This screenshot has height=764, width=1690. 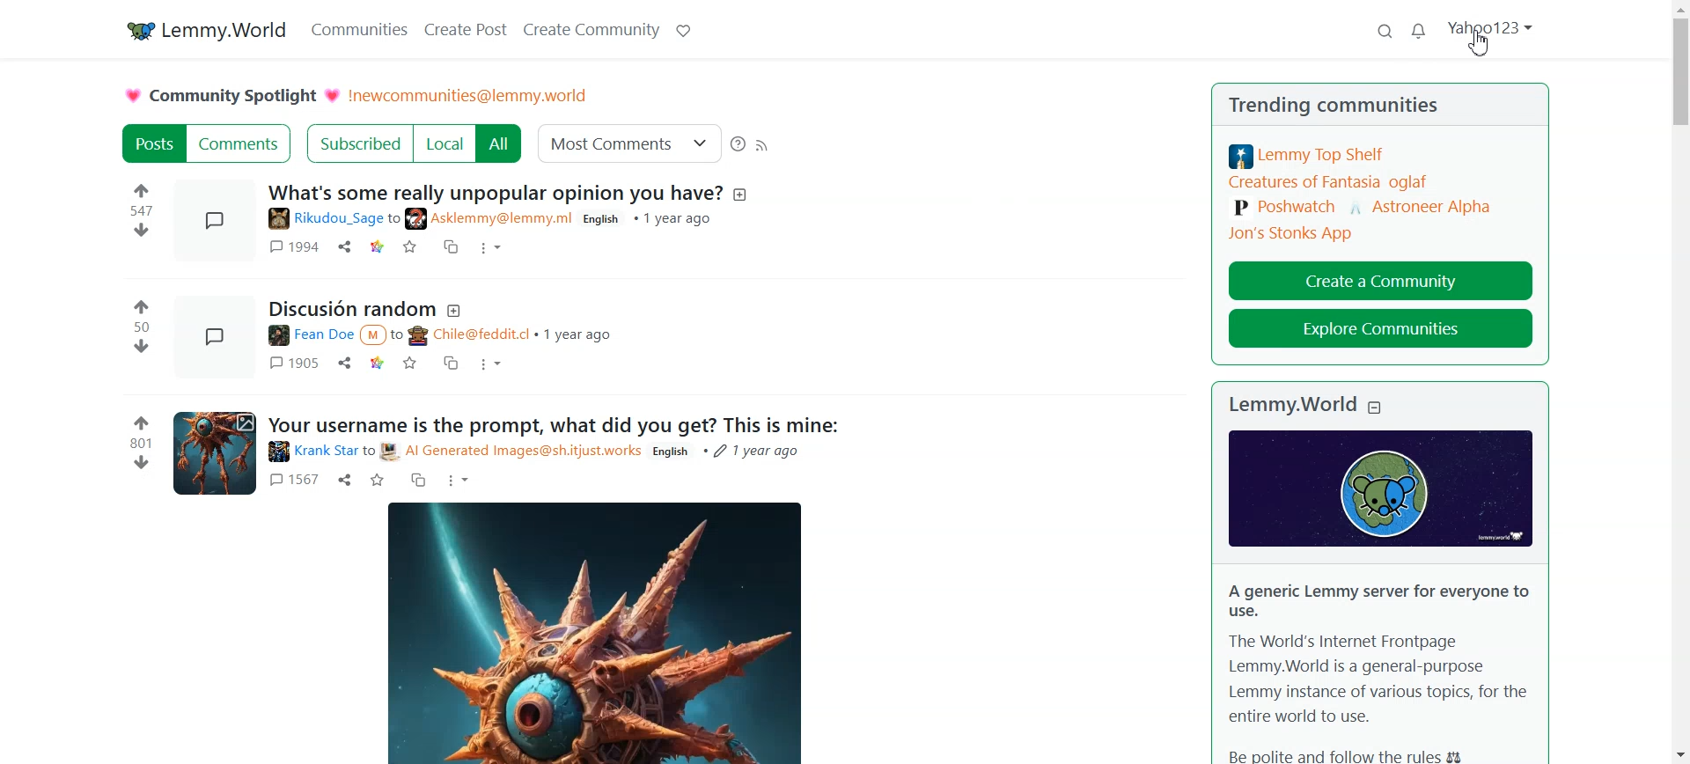 I want to click on Posts, so click(x=152, y=143).